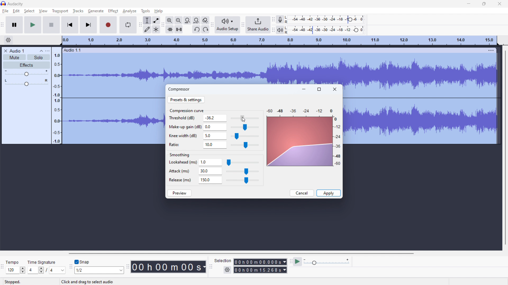  I want to click on horizontal scrollbar, so click(241, 253).